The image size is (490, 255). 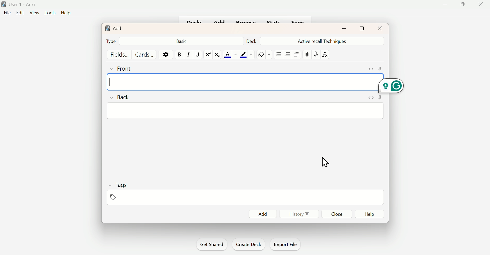 I want to click on Grammarly, so click(x=391, y=85).